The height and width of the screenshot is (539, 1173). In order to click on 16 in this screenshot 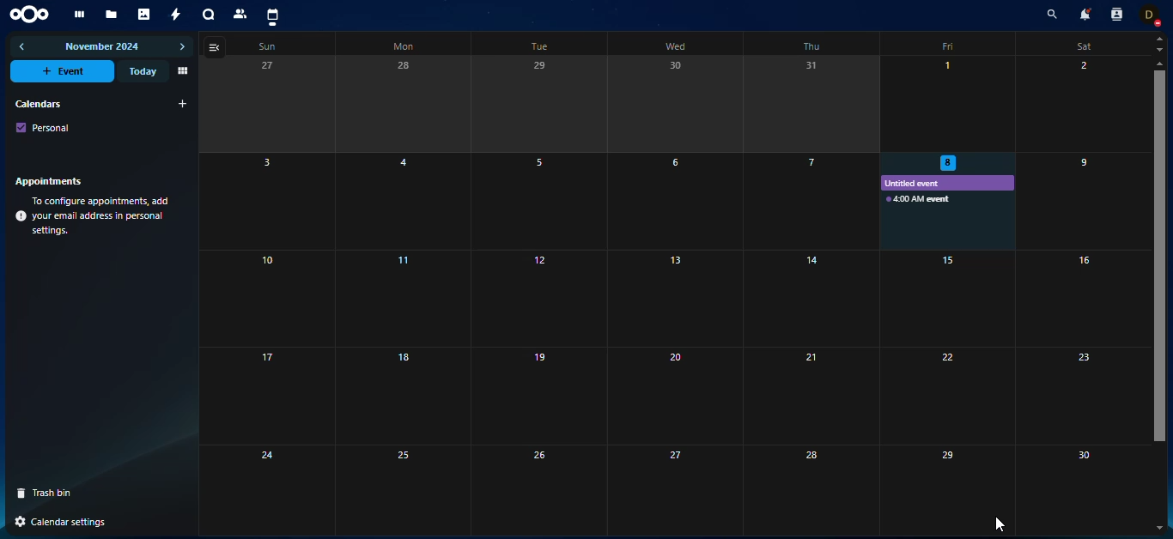, I will do `click(1080, 299)`.